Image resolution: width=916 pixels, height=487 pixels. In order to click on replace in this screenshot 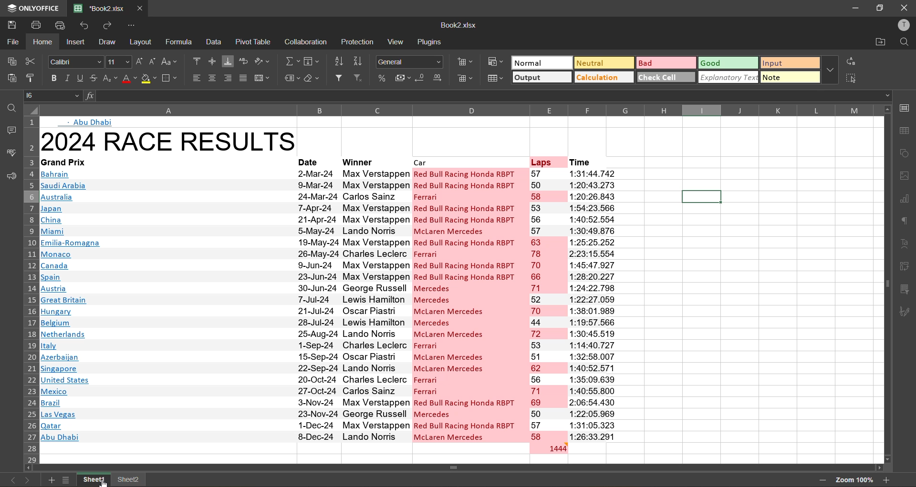, I will do `click(850, 61)`.